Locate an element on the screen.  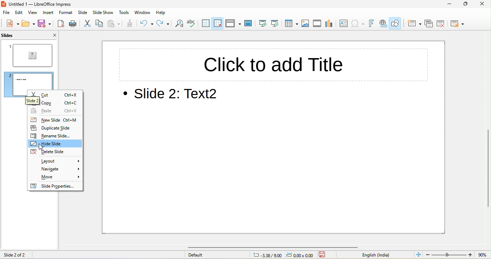
ctrl+x is located at coordinates (72, 95).